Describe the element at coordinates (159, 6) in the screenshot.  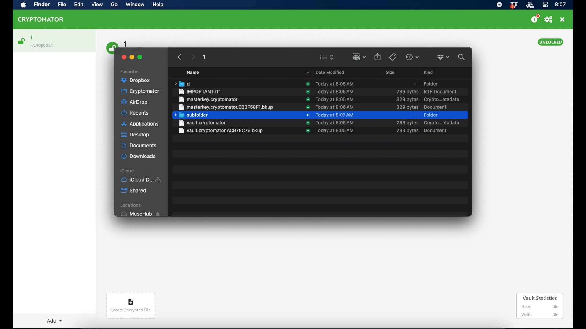
I see `Help` at that location.